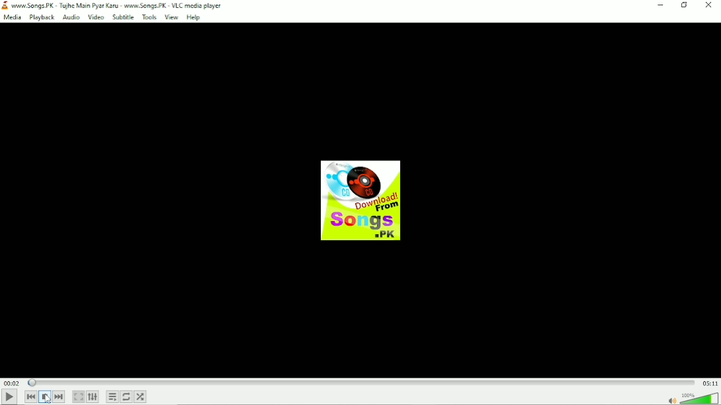  What do you see at coordinates (112, 396) in the screenshot?
I see `Toggle playlist` at bounding box center [112, 396].